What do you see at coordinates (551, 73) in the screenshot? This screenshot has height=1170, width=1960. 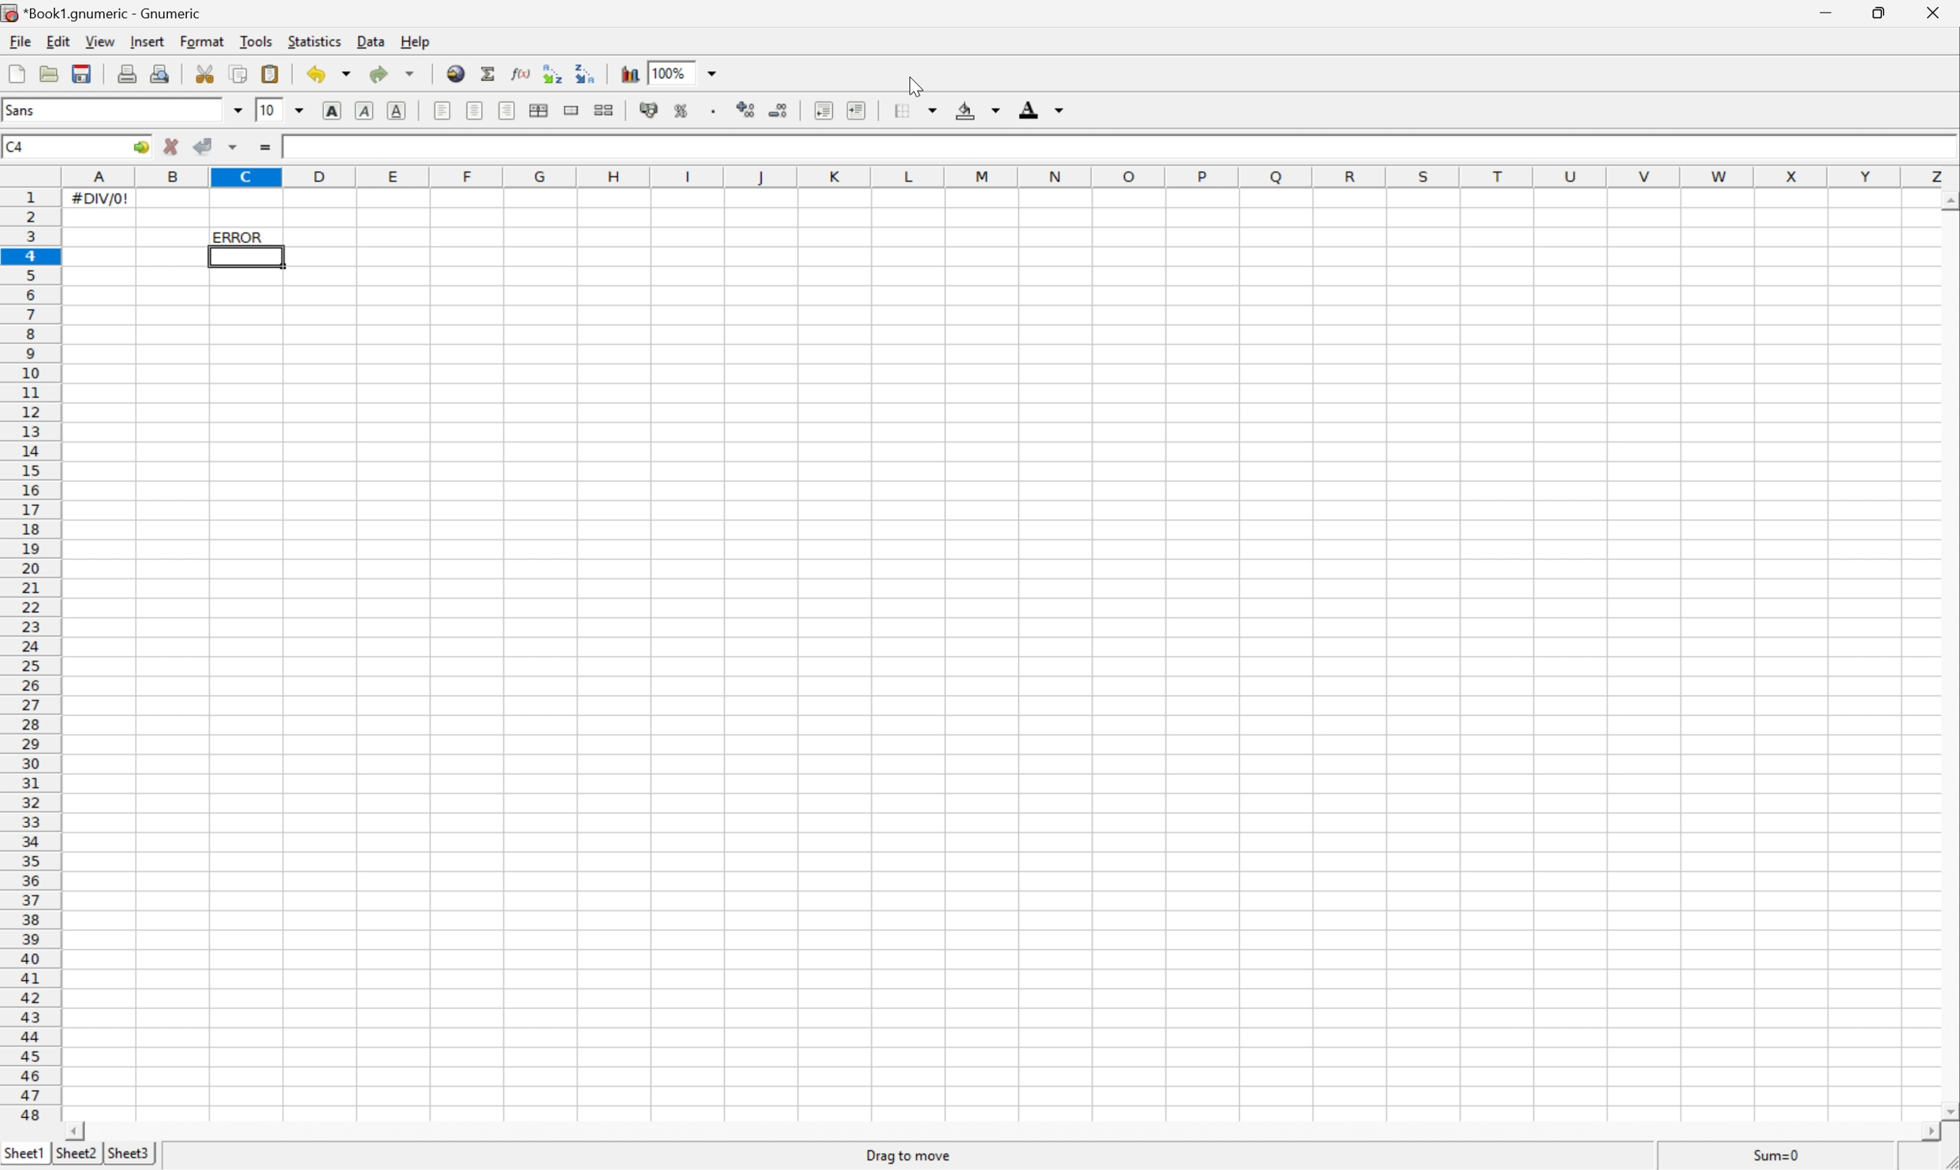 I see `Sort the selected region in ascending order based on the first column selected` at bounding box center [551, 73].